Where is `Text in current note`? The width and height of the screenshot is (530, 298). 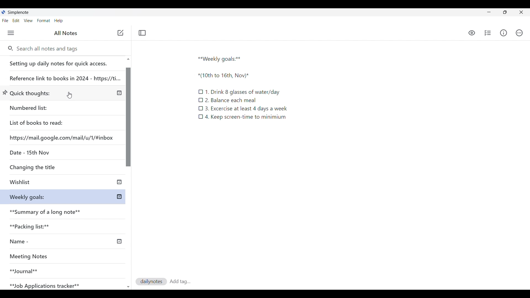 Text in current note is located at coordinates (242, 87).